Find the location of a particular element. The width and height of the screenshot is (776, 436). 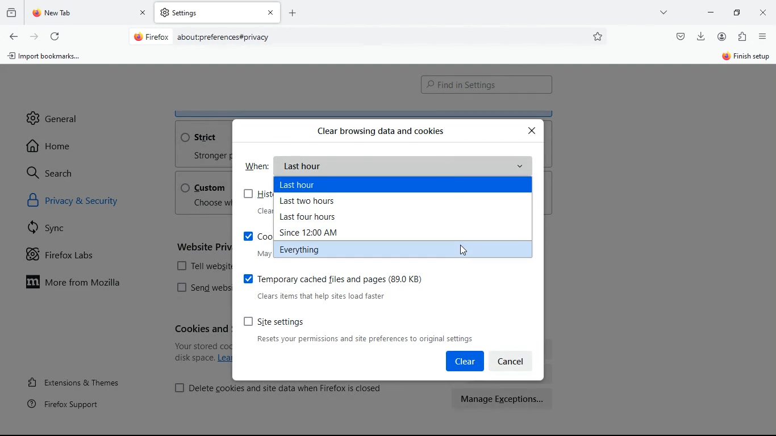

about:preferences#privacy is located at coordinates (224, 37).